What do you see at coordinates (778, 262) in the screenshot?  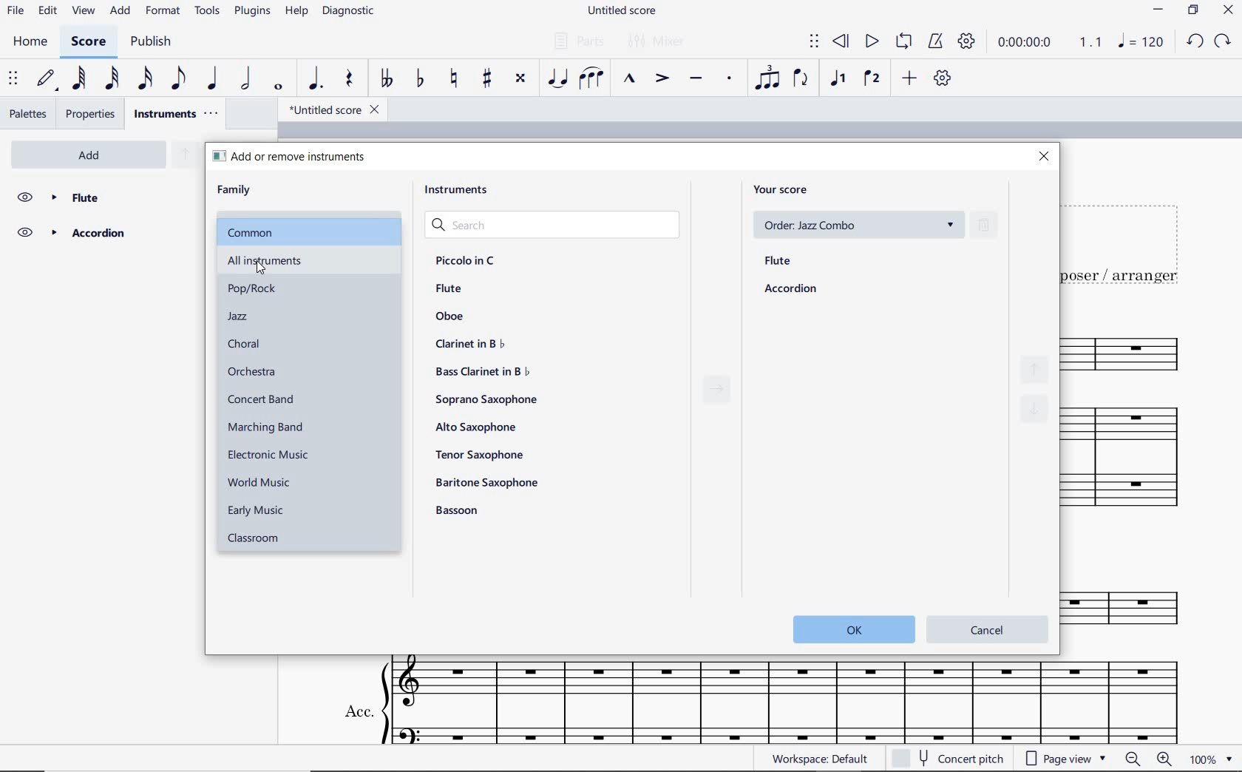 I see `flute` at bounding box center [778, 262].